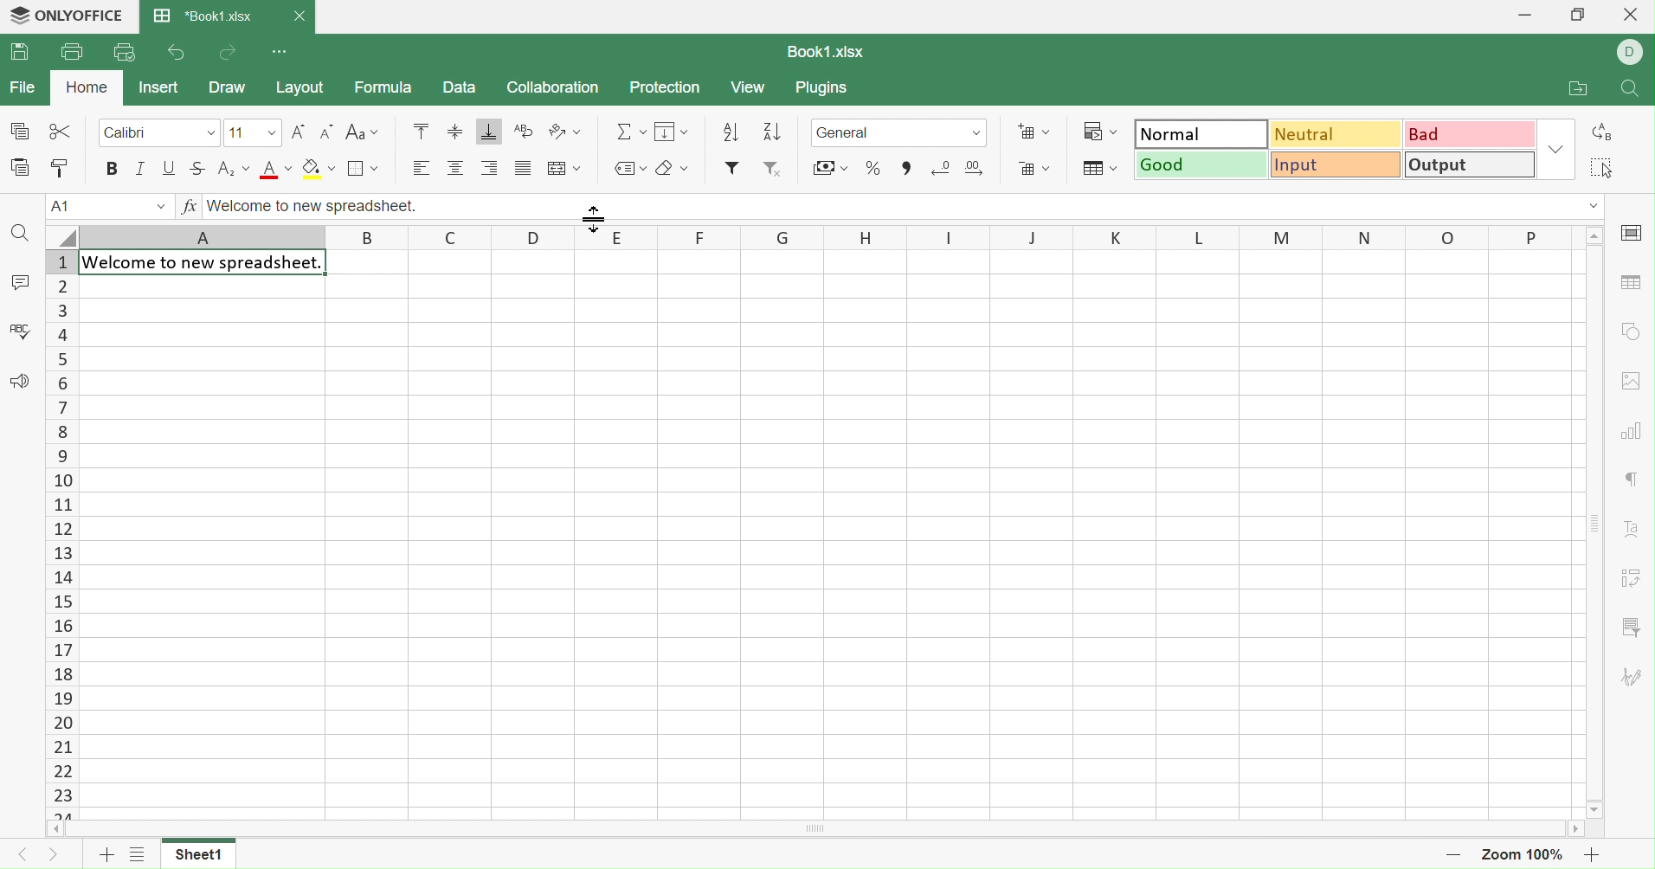 This screenshot has height=869, width=1655. What do you see at coordinates (1631, 51) in the screenshot?
I see `DELL` at bounding box center [1631, 51].